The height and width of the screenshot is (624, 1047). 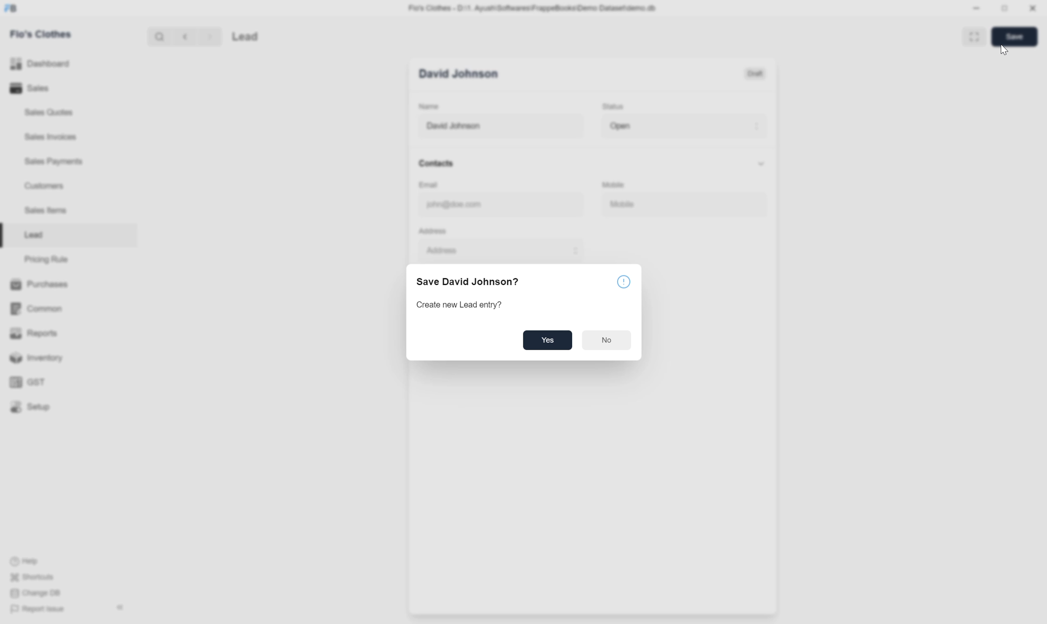 What do you see at coordinates (45, 259) in the screenshot?
I see `Pricing Rule` at bounding box center [45, 259].